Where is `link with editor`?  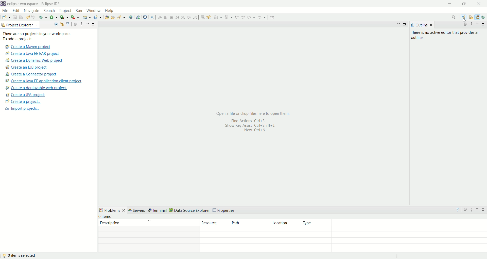 link with editor is located at coordinates (62, 24).